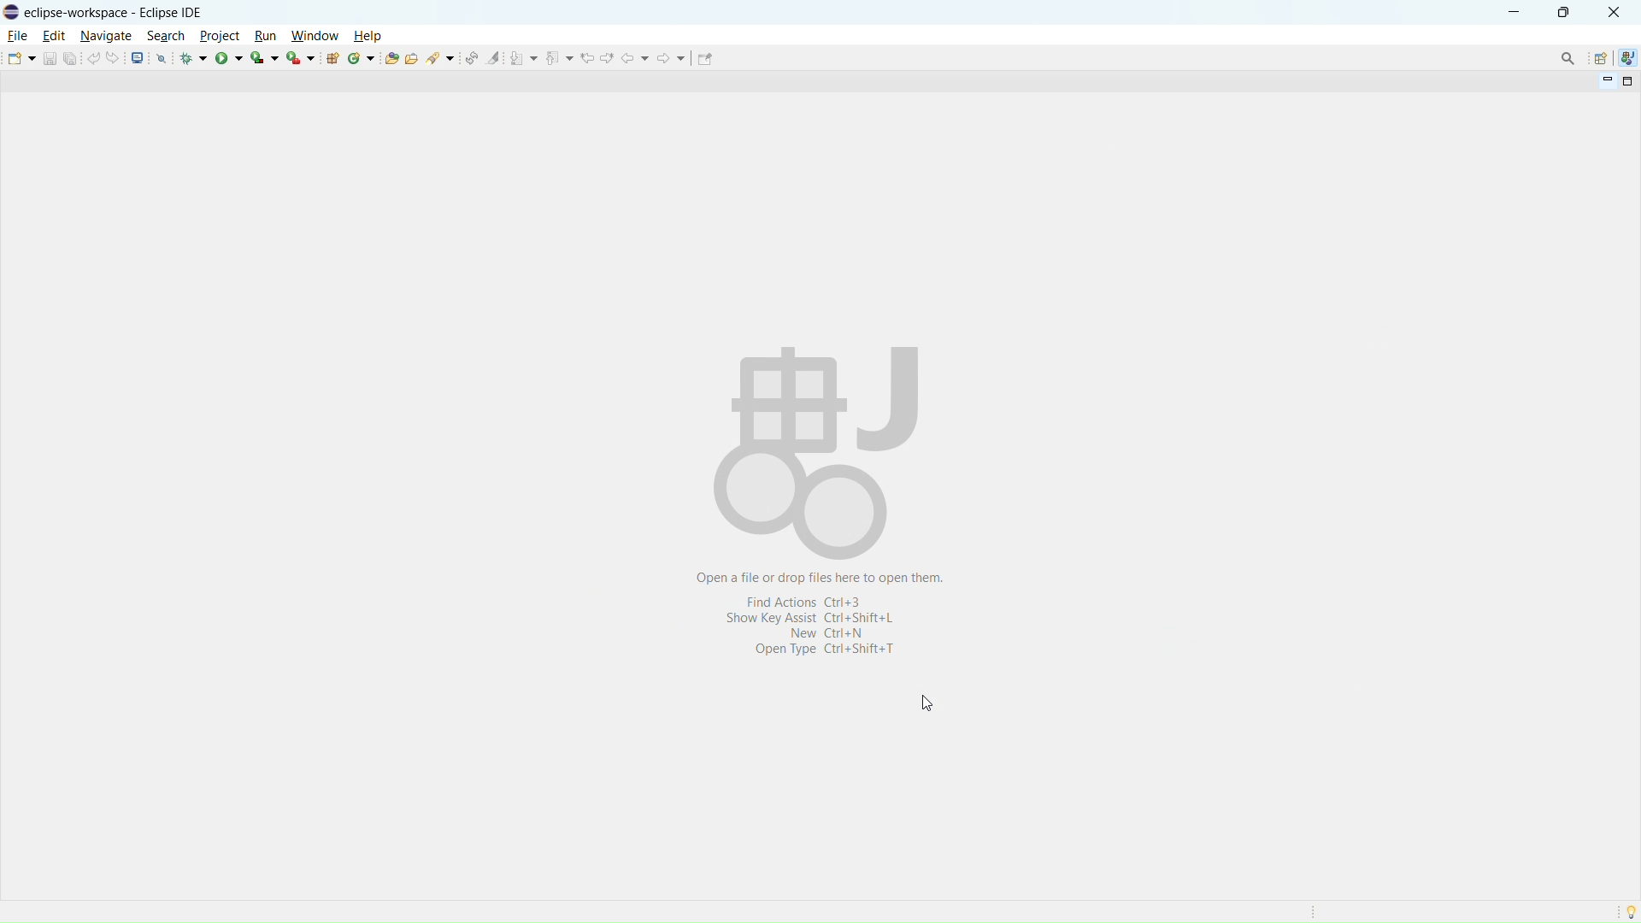  I want to click on coverage, so click(264, 57).